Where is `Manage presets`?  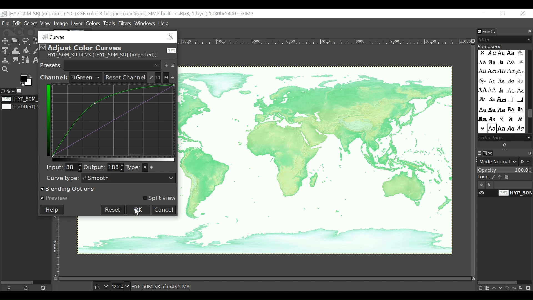 Manage presets is located at coordinates (174, 64).